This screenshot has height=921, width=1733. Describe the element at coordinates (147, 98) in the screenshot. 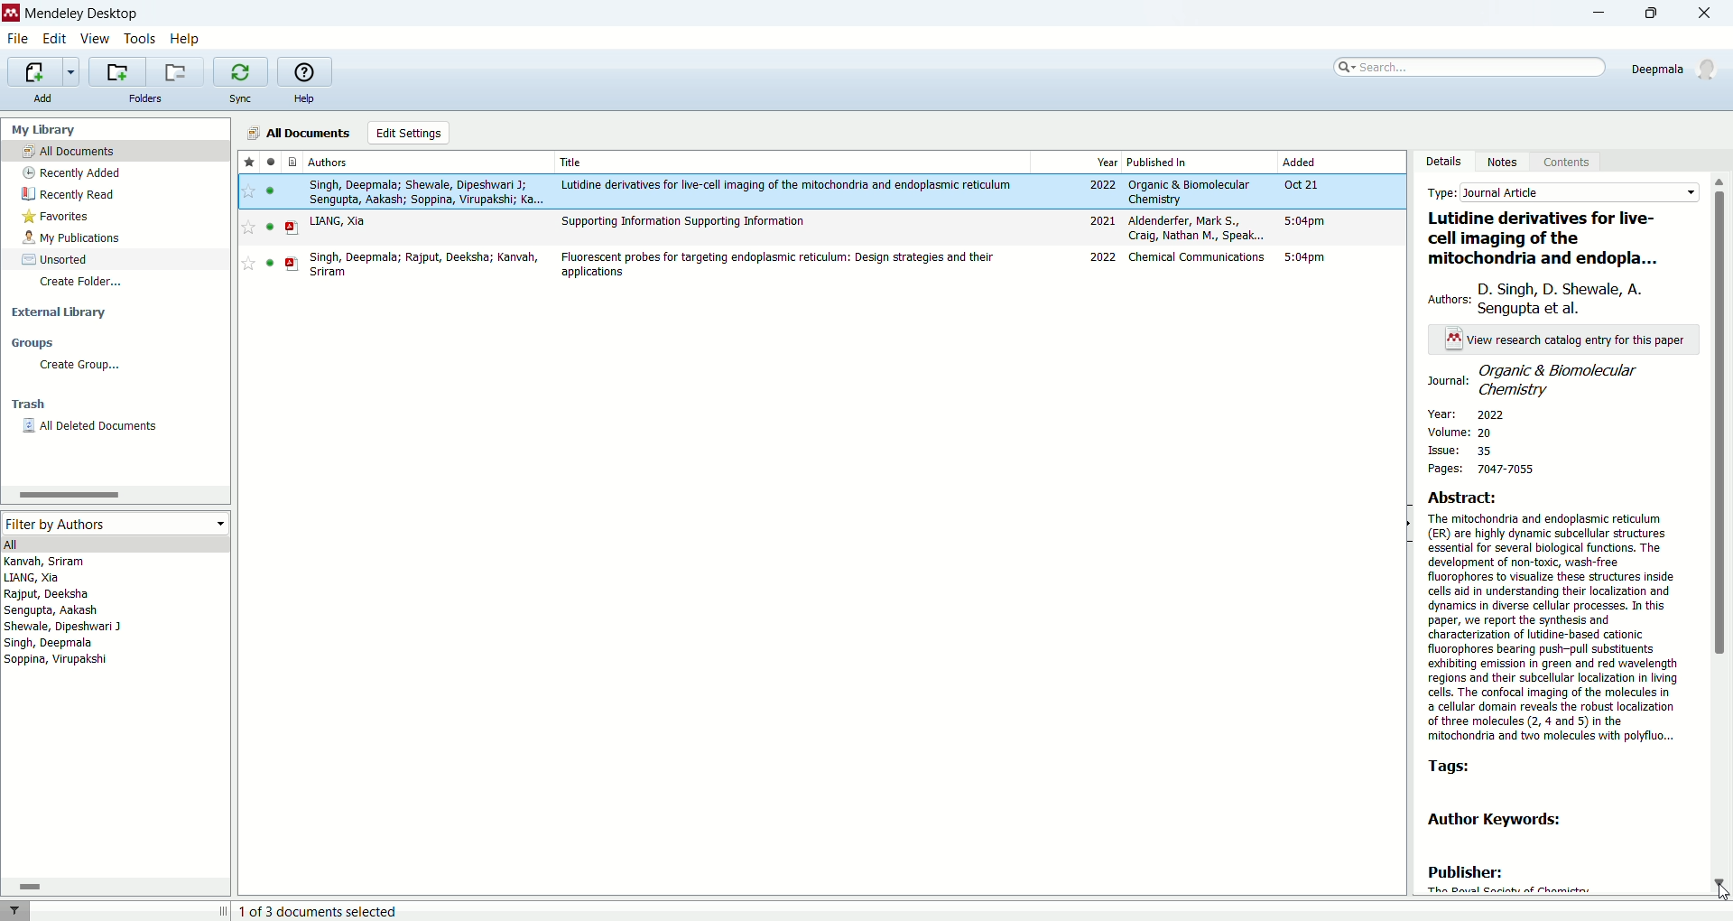

I see `folders` at that location.